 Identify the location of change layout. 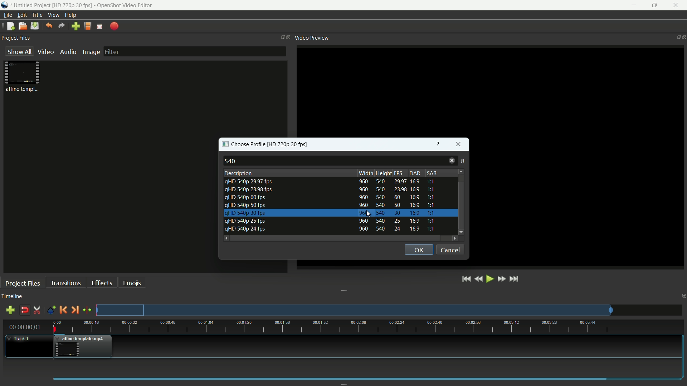
(281, 37).